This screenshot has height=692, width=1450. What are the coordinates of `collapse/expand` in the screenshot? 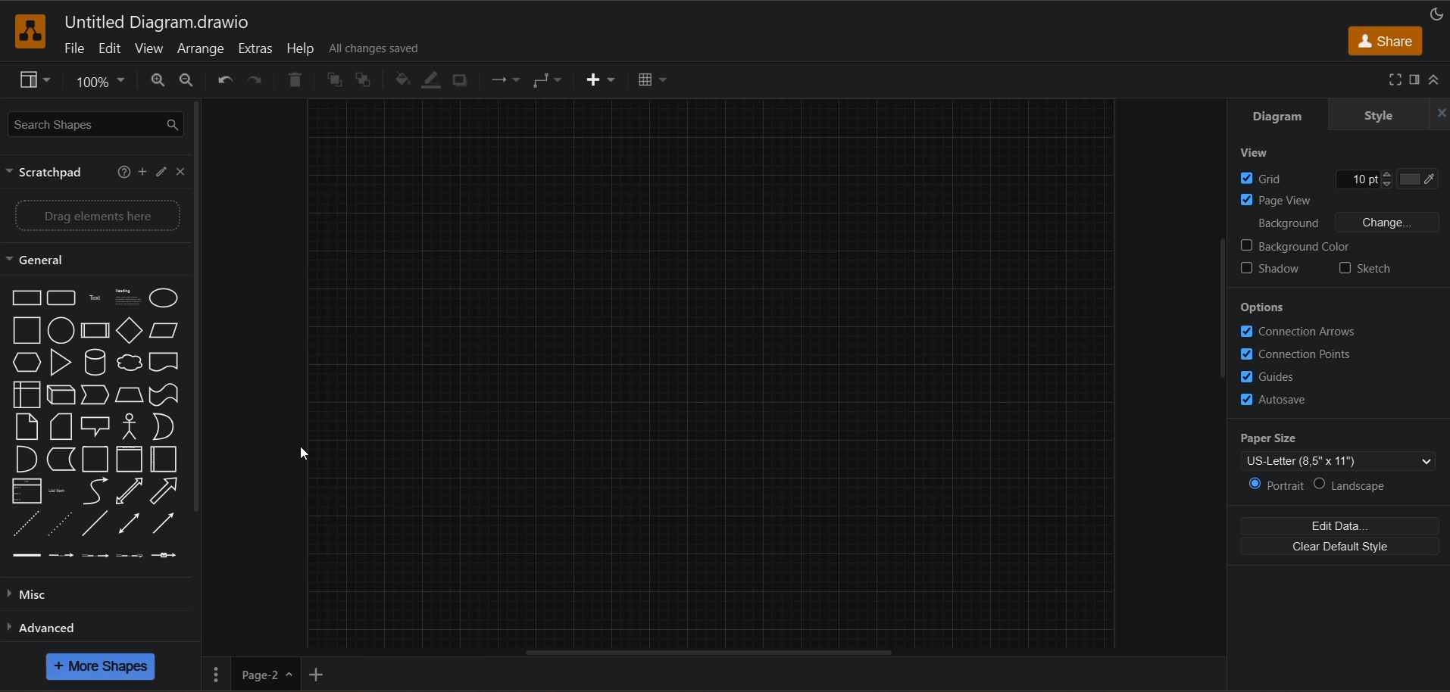 It's located at (1436, 78).